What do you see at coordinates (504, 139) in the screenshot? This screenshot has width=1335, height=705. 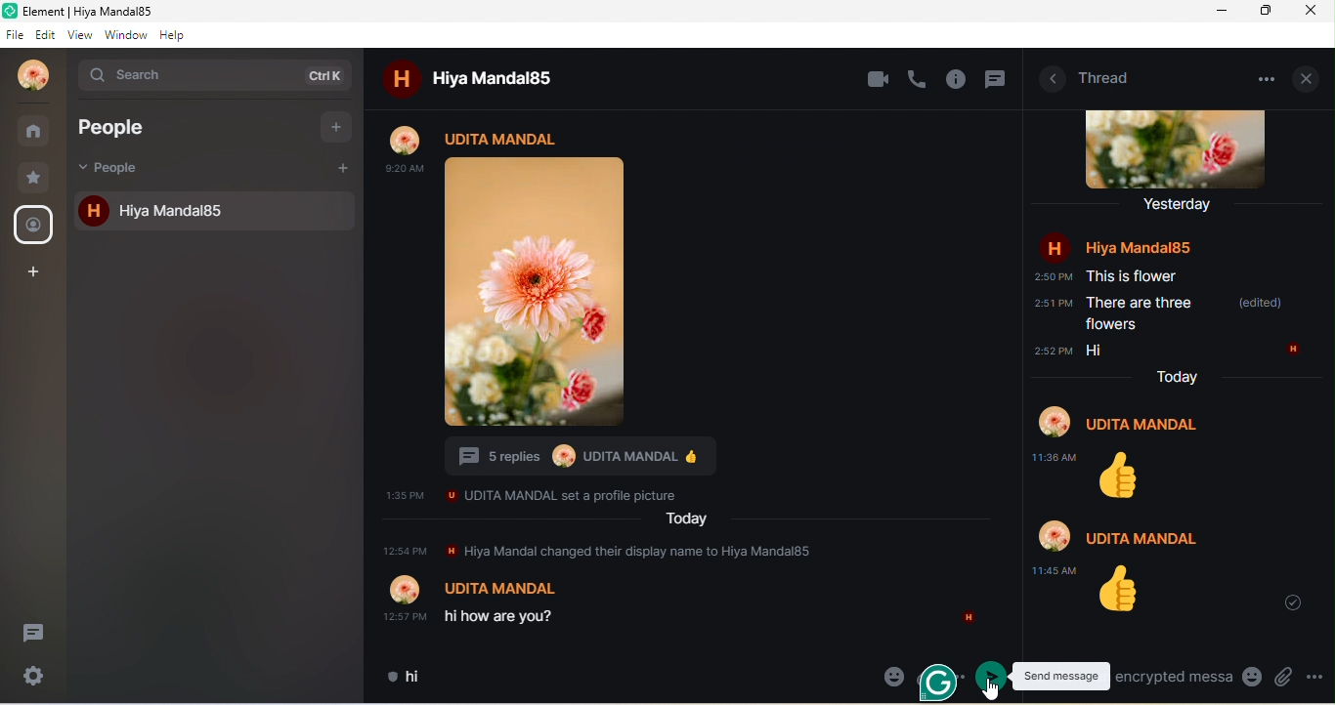 I see `Udita mandal` at bounding box center [504, 139].